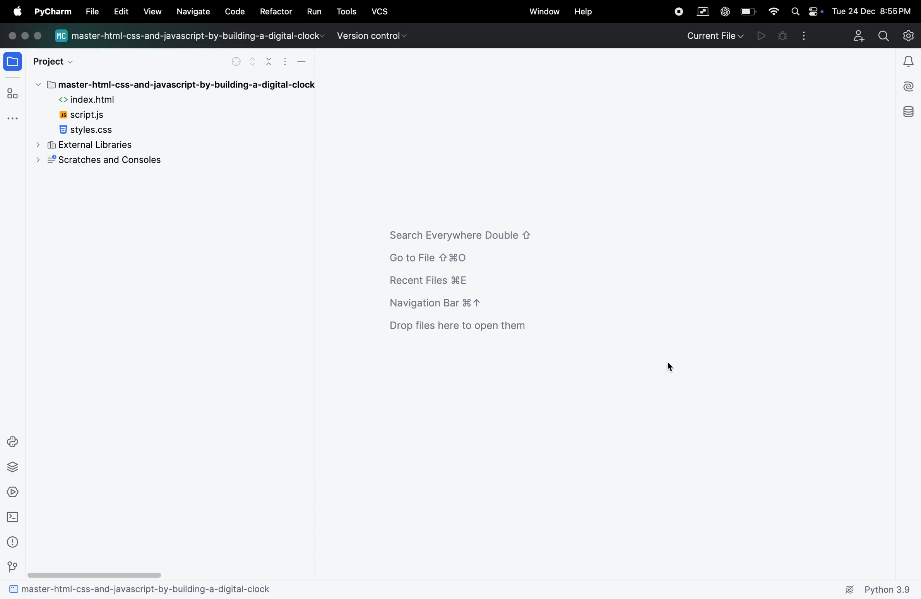 The height and width of the screenshot is (599, 921). Describe the element at coordinates (909, 86) in the screenshot. I see `ai aisstant` at that location.